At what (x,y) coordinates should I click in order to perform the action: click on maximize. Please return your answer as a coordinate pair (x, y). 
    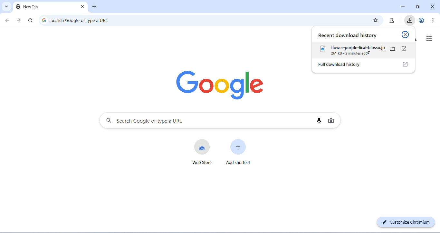
    Looking at the image, I should click on (418, 7).